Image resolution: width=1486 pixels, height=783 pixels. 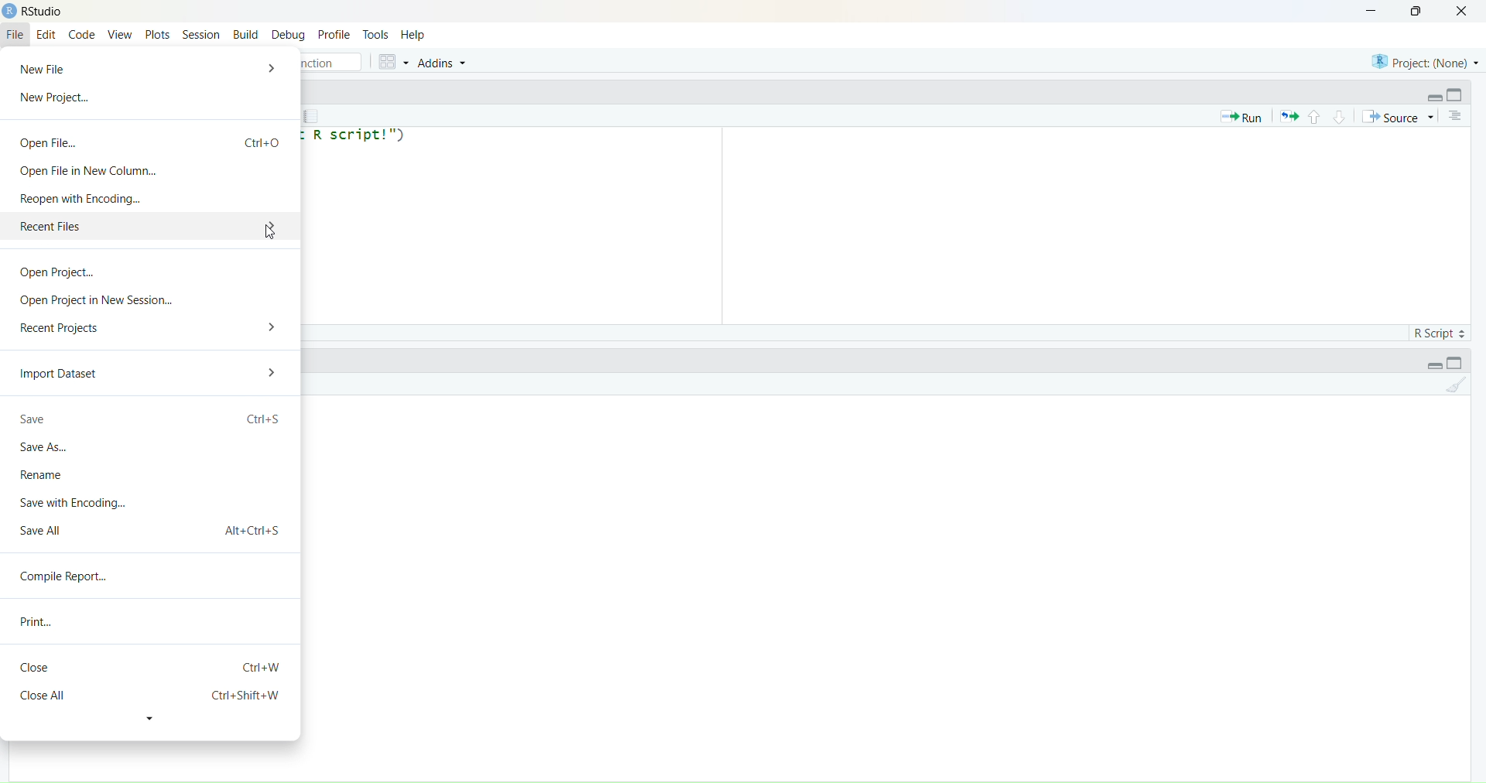 What do you see at coordinates (1460, 362) in the screenshot?
I see `Maximize` at bounding box center [1460, 362].